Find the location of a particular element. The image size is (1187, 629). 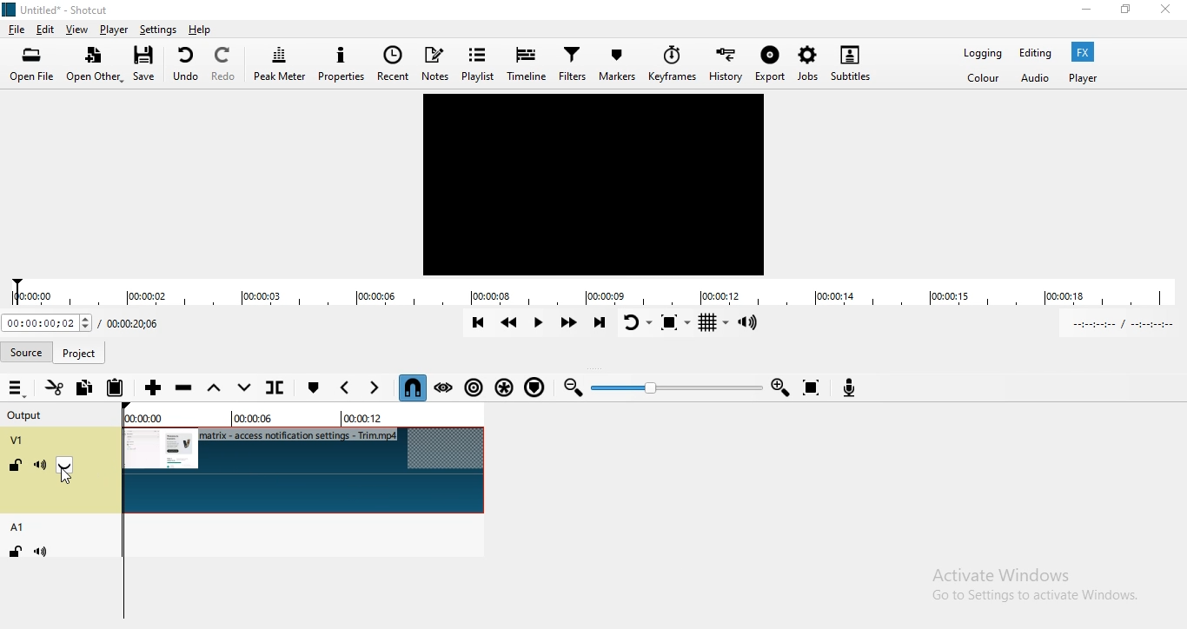

Next marker is located at coordinates (375, 387).